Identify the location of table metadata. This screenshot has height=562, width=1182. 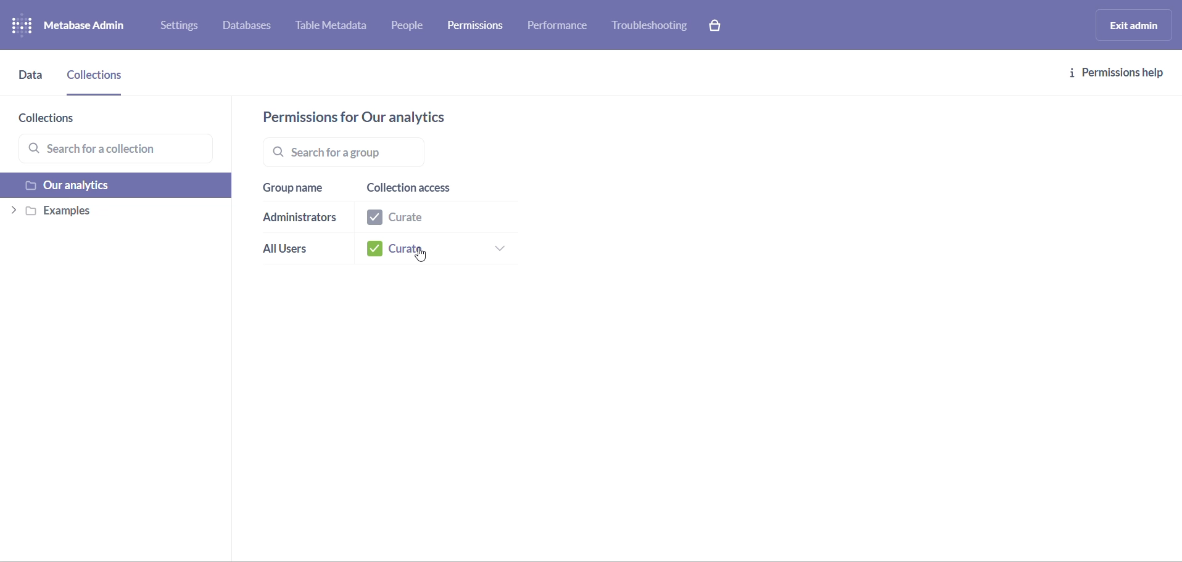
(337, 27).